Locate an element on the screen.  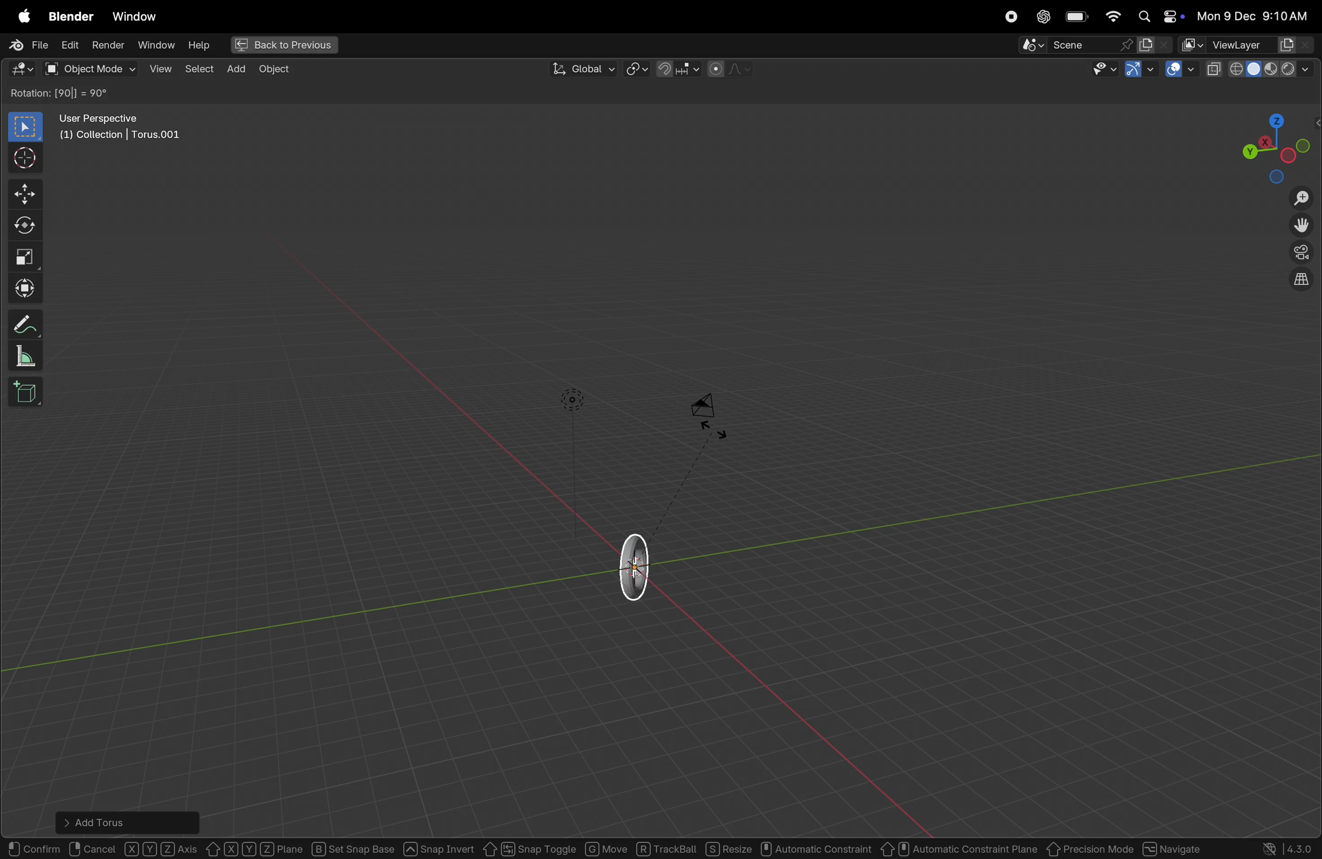
object is located at coordinates (274, 69).